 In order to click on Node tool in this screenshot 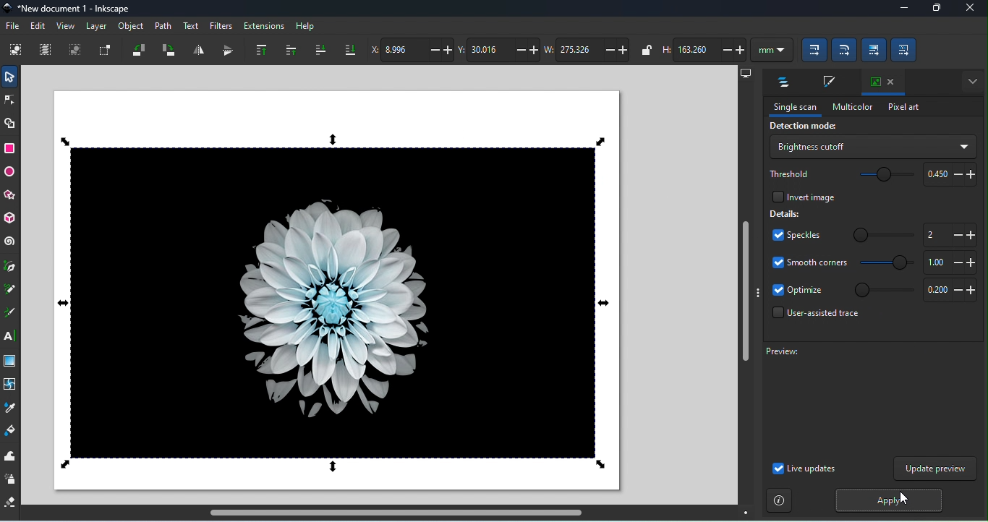, I will do `click(12, 99)`.